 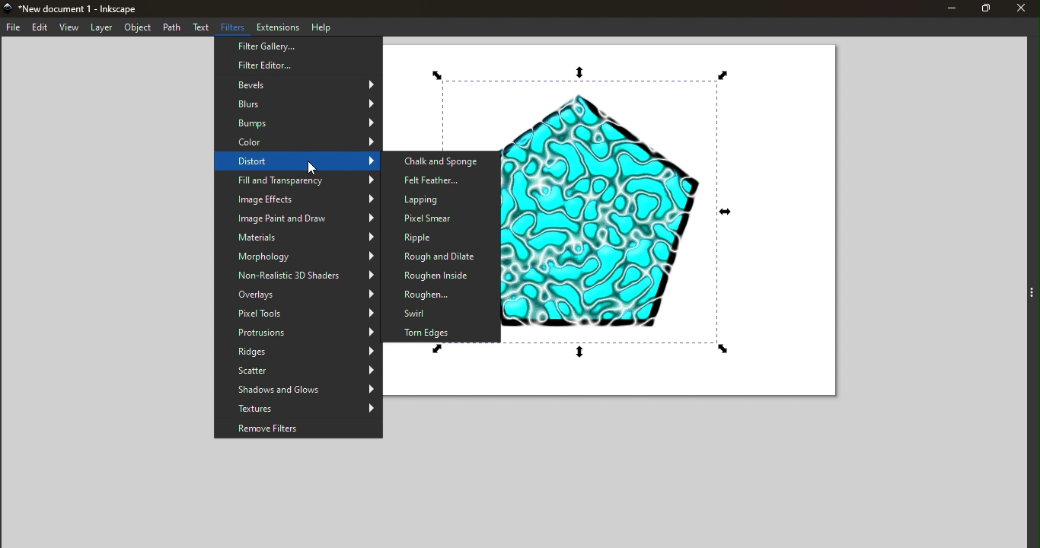 I want to click on Blurs, so click(x=298, y=104).